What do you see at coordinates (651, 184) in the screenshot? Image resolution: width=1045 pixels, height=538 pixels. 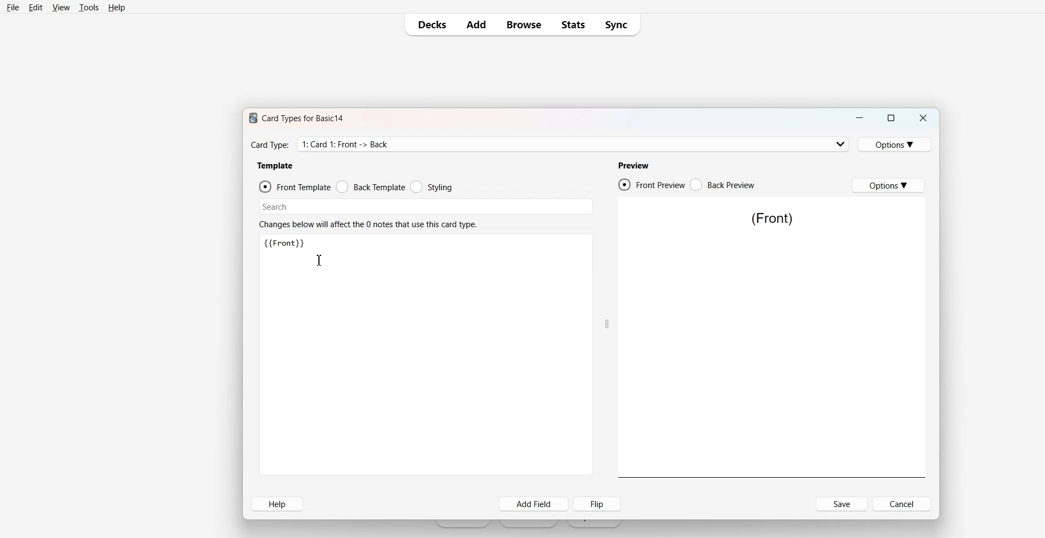 I see `Front Preview` at bounding box center [651, 184].